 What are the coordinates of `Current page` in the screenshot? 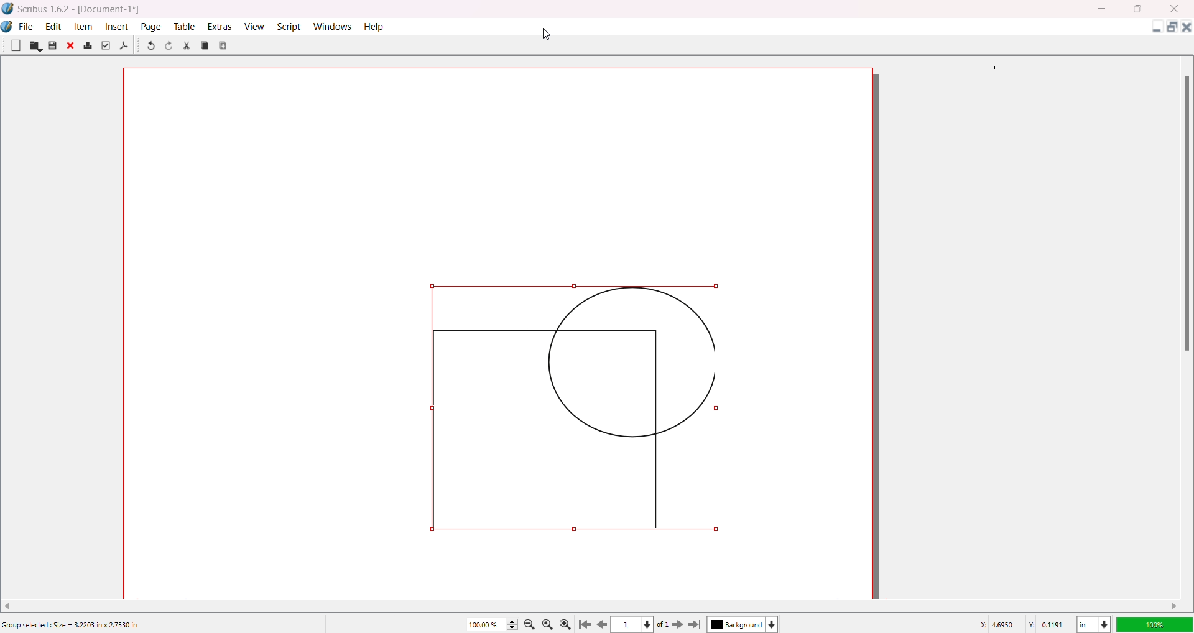 It's located at (628, 625).